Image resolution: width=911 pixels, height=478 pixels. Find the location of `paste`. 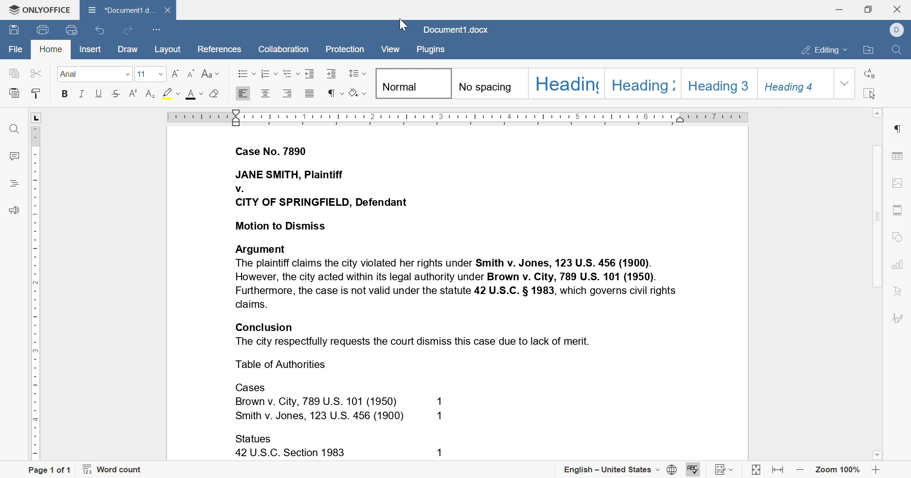

paste is located at coordinates (16, 93).